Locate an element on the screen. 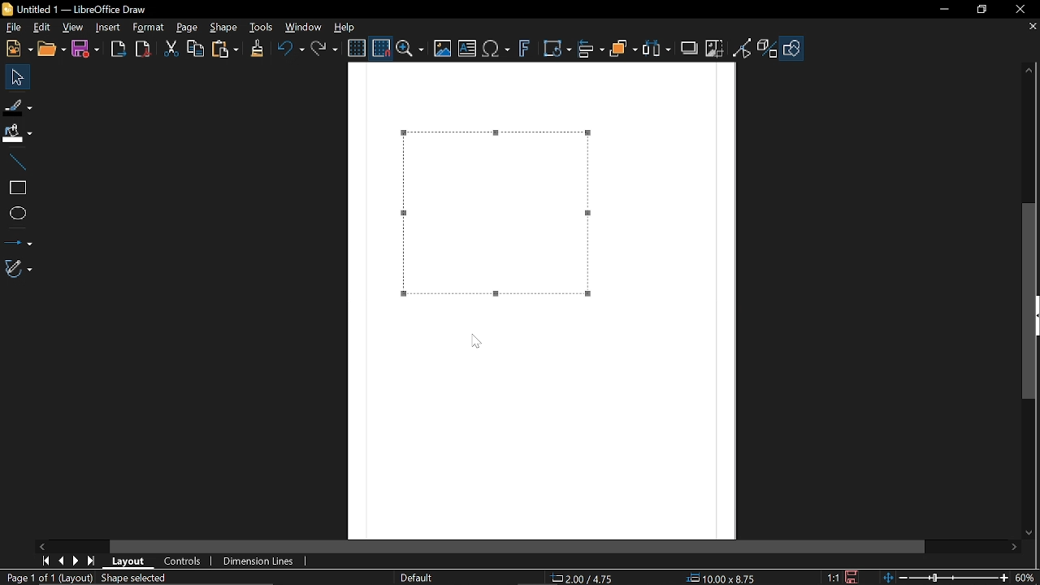 The width and height of the screenshot is (1040, 585). Window is located at coordinates (304, 26).